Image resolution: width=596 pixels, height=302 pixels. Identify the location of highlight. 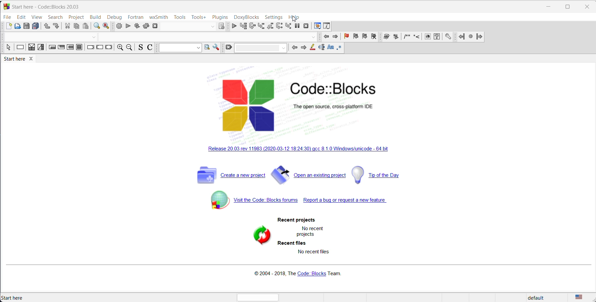
(312, 48).